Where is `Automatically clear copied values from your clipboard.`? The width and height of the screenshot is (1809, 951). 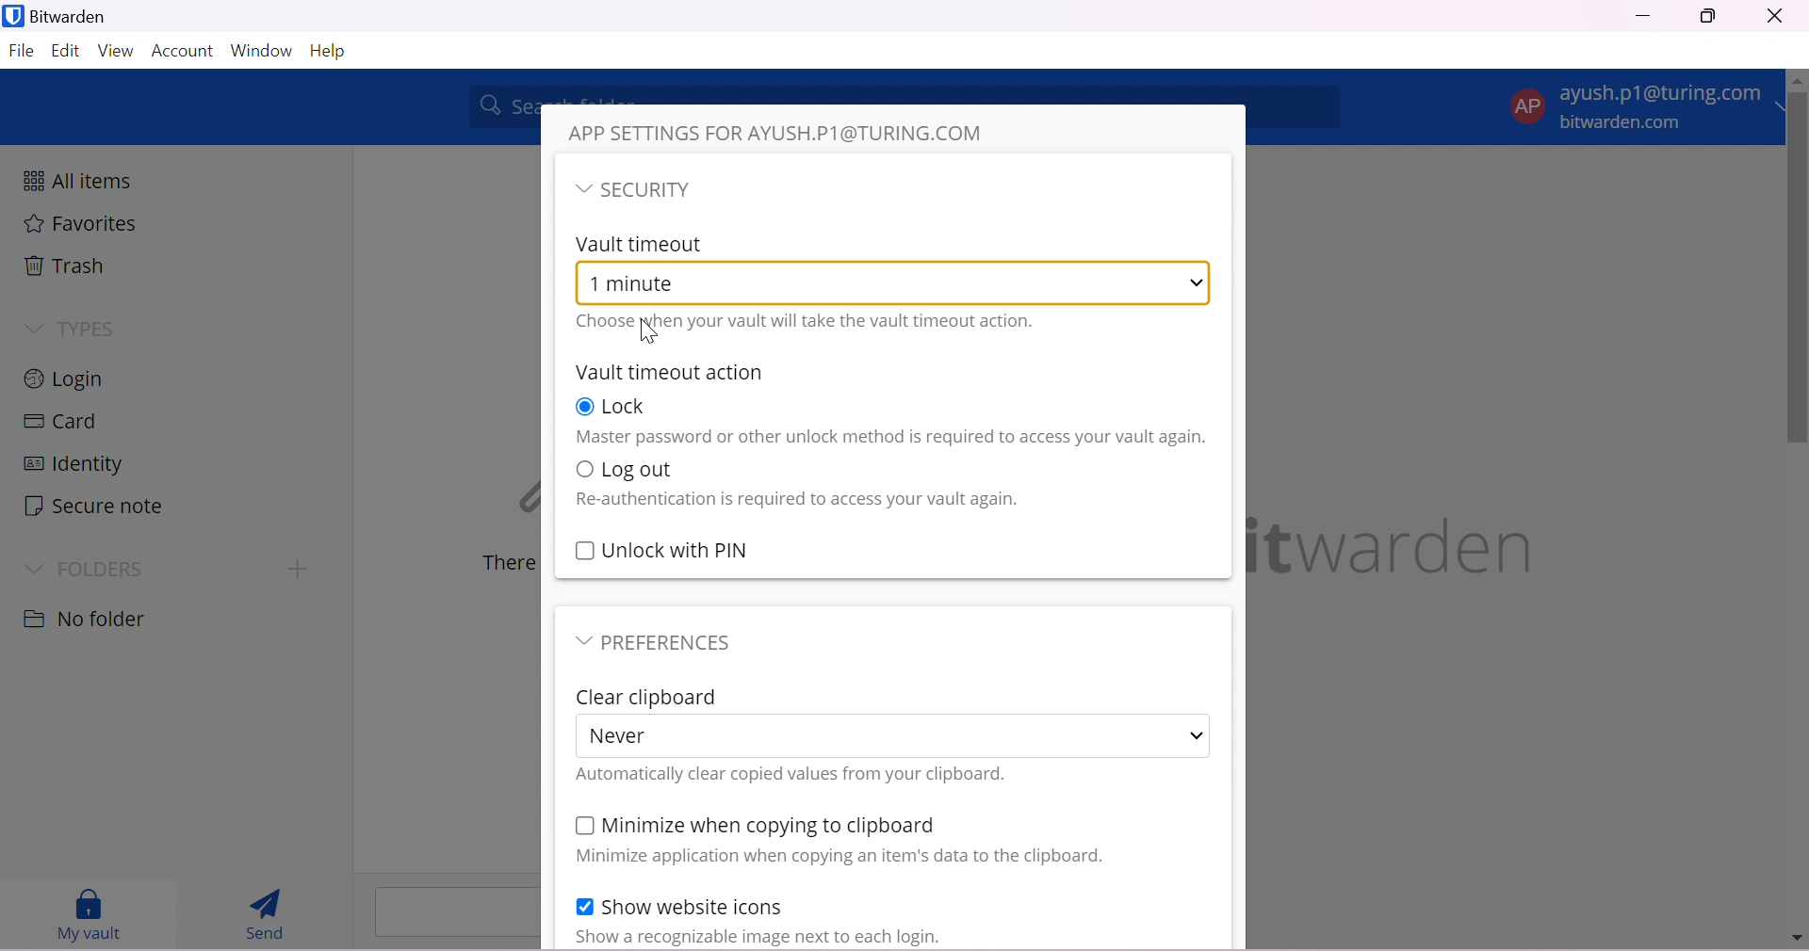 Automatically clear copied values from your clipboard. is located at coordinates (790, 774).